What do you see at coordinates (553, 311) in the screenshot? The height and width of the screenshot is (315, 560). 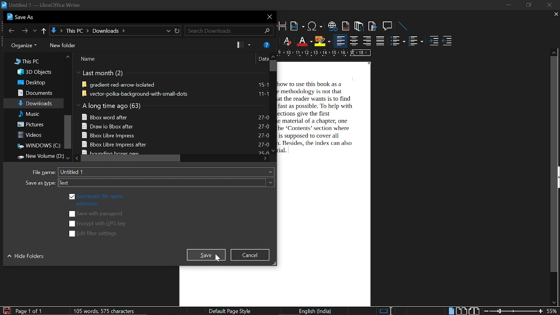 I see `current zoom` at bounding box center [553, 311].